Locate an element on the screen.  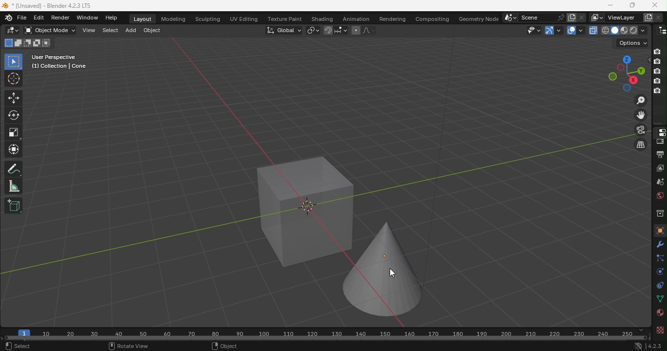
Rotate the view is located at coordinates (620, 68).